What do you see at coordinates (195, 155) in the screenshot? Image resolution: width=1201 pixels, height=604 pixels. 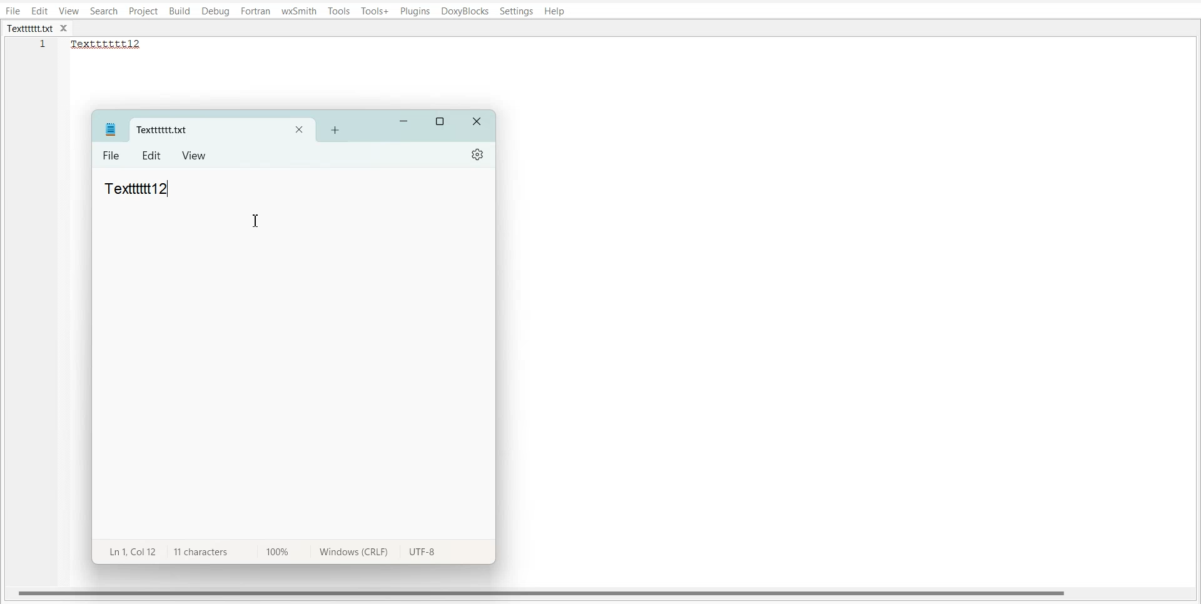 I see `View` at bounding box center [195, 155].